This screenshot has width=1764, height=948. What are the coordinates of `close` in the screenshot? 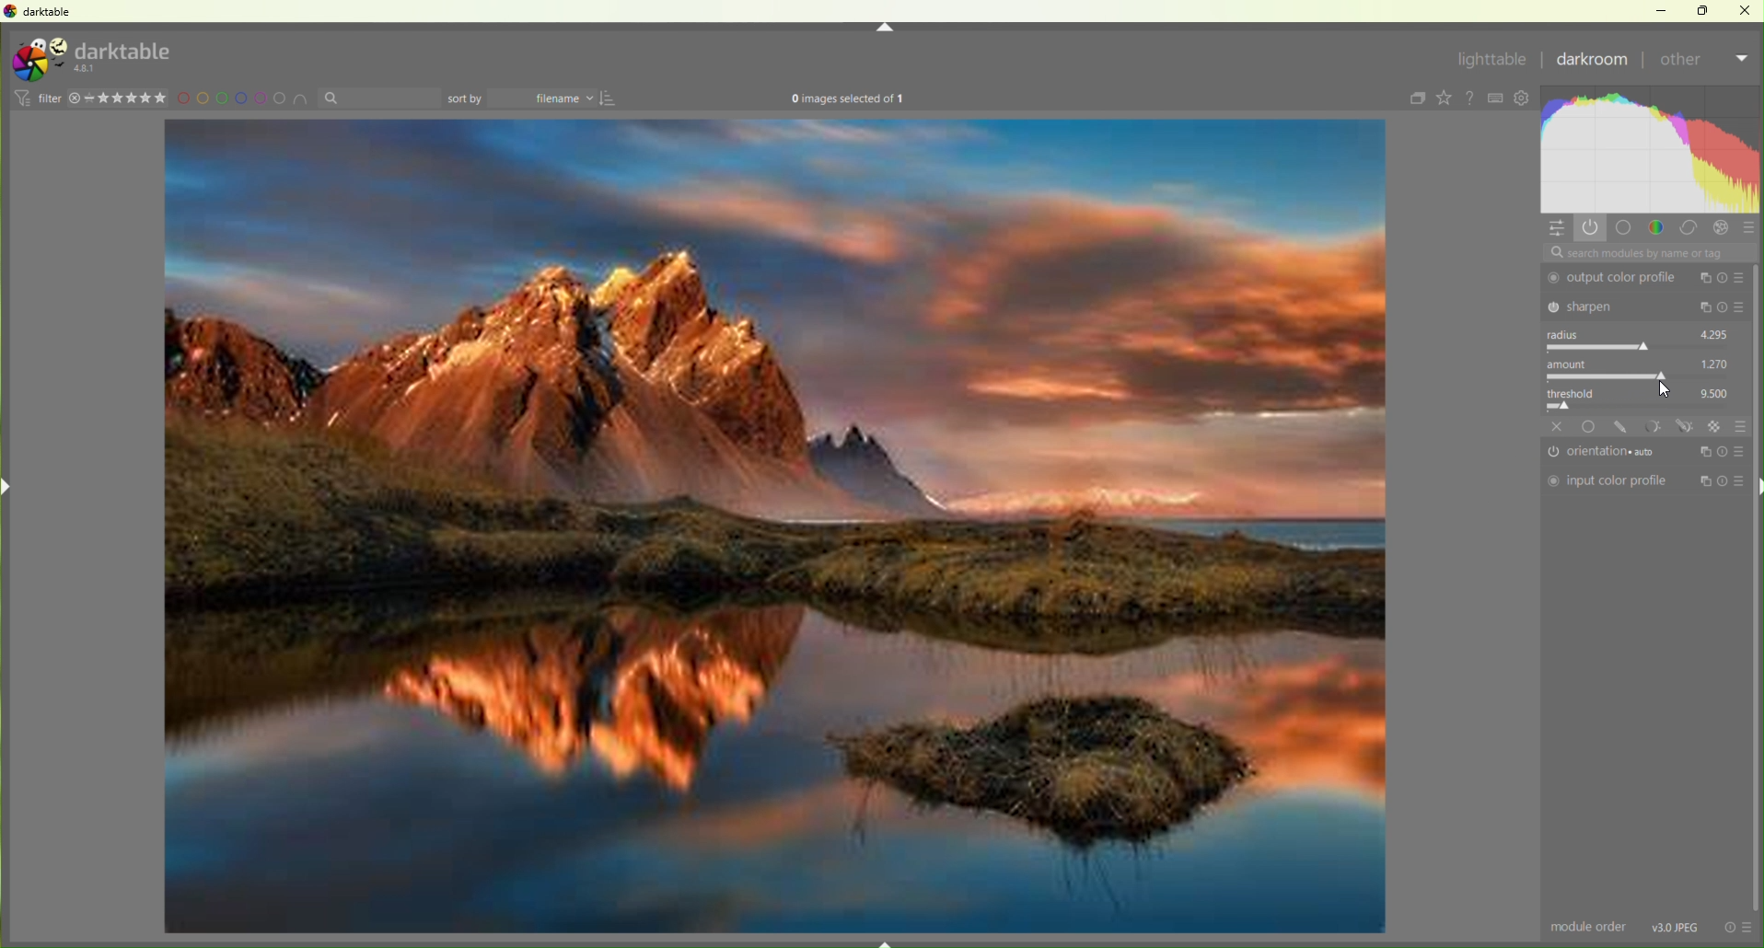 It's located at (1558, 426).